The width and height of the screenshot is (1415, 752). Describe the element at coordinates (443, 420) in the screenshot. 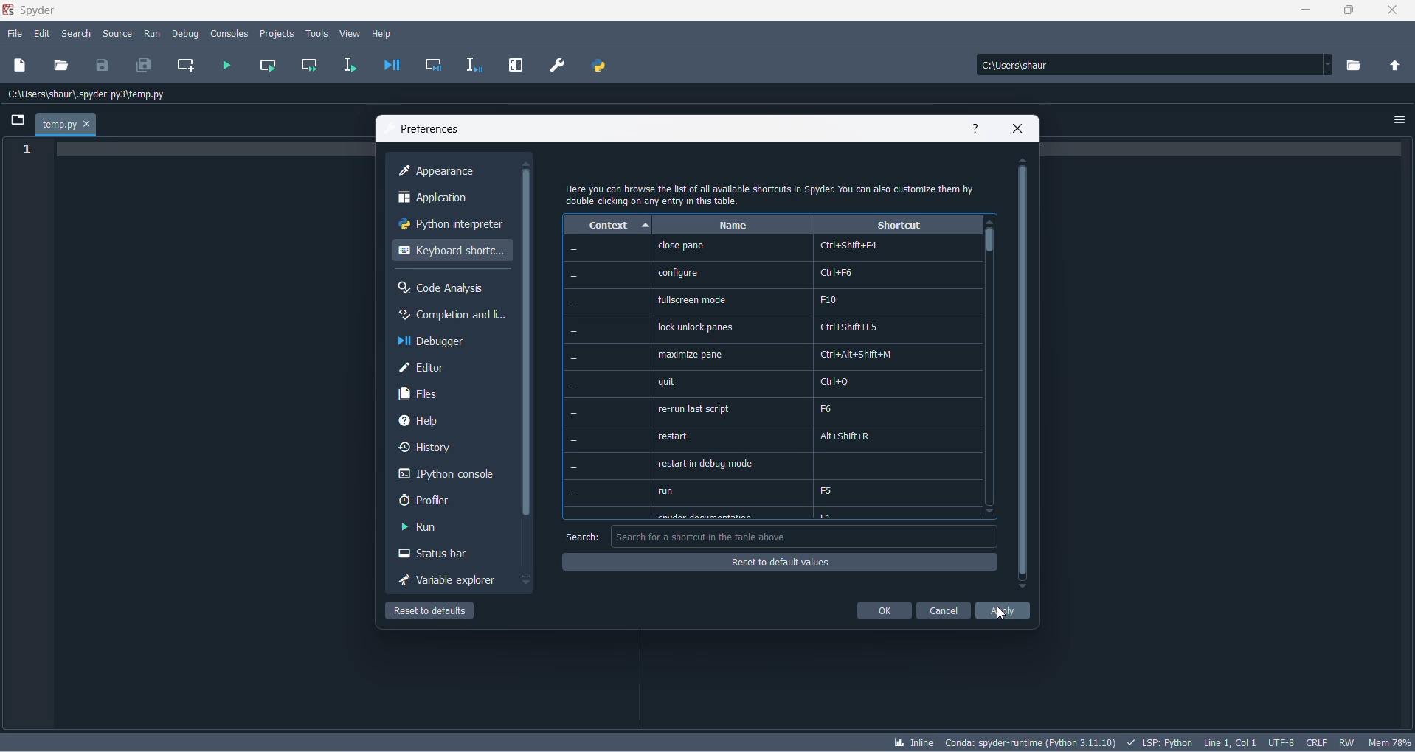

I see `help` at that location.